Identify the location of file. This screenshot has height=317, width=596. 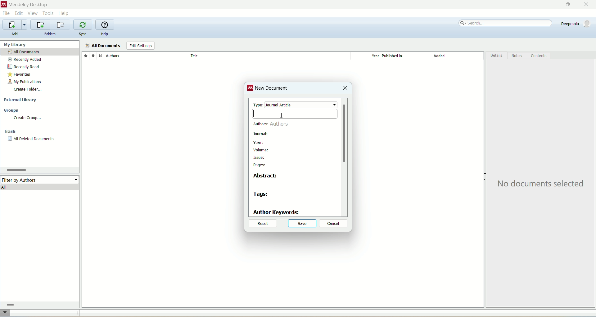
(6, 14).